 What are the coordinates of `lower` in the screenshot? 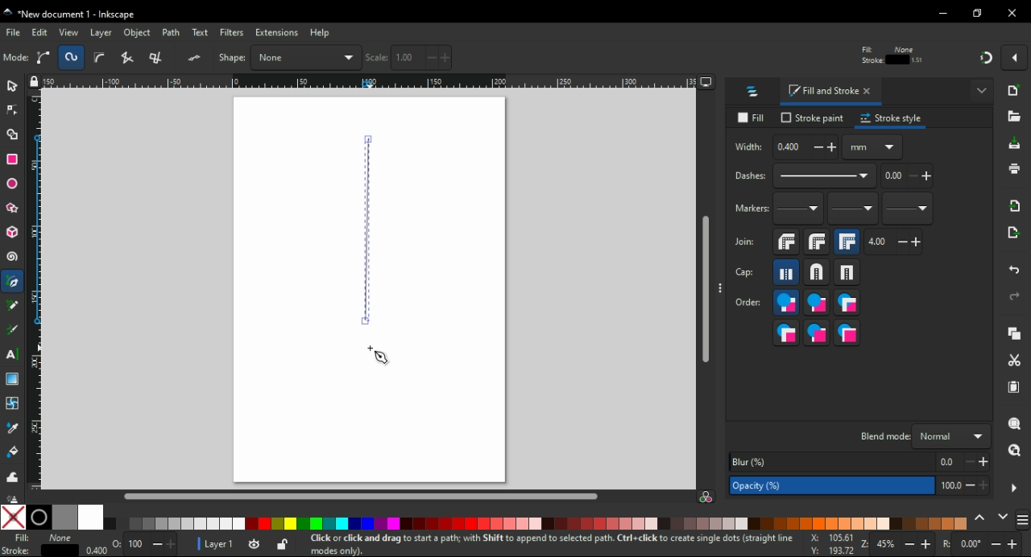 It's located at (317, 58).